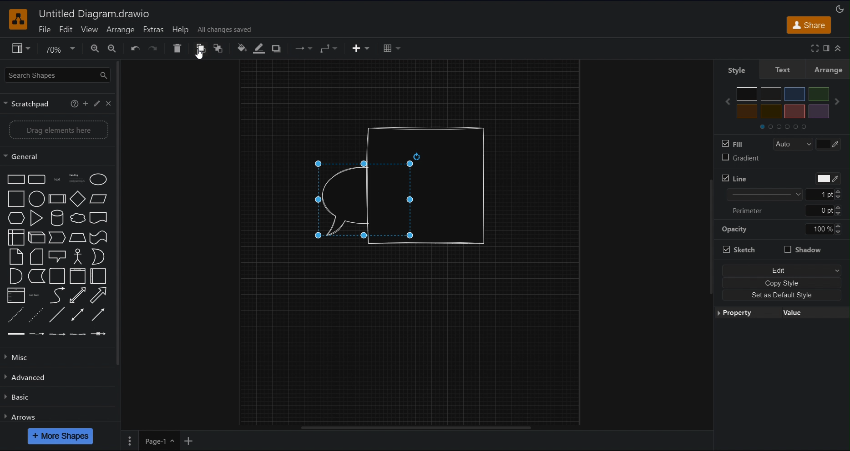 This screenshot has width=850, height=451. Describe the element at coordinates (182, 29) in the screenshot. I see `Help` at that location.